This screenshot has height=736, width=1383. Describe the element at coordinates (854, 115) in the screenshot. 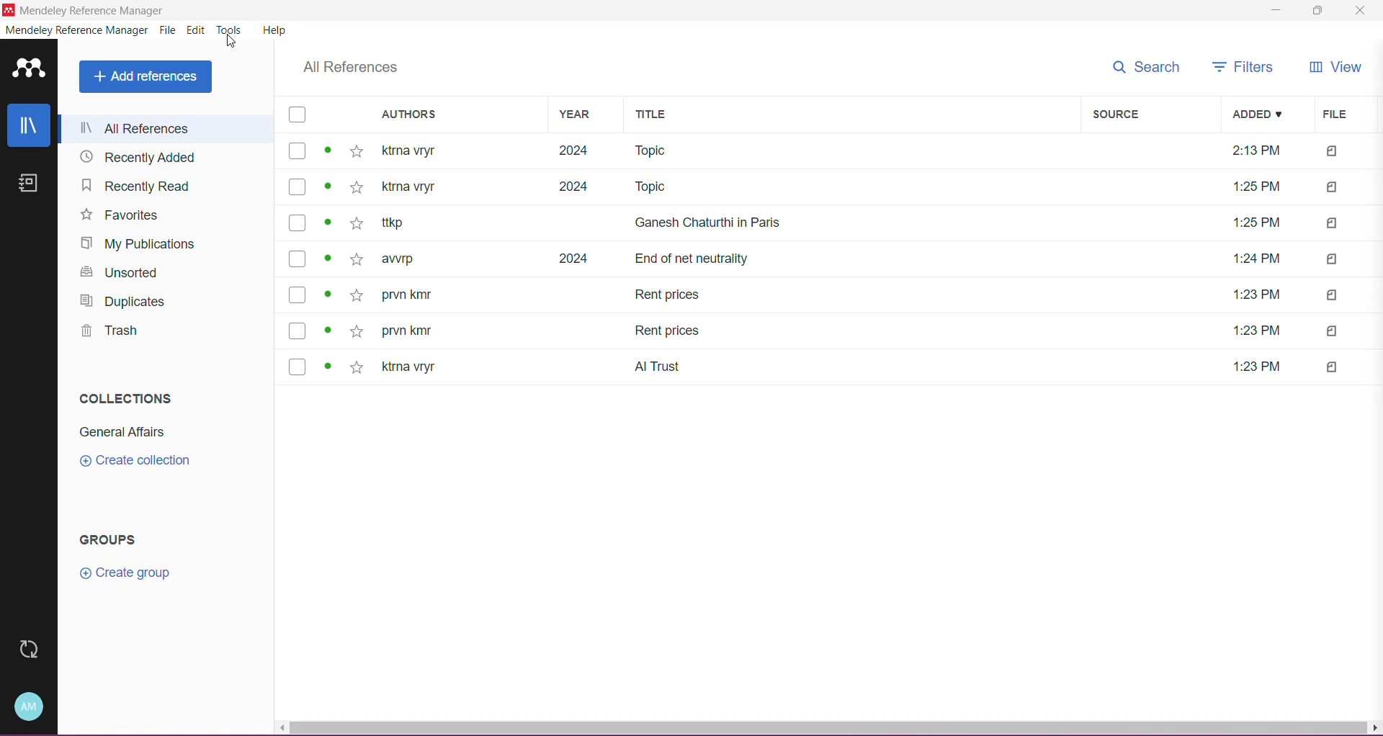

I see `Title` at that location.